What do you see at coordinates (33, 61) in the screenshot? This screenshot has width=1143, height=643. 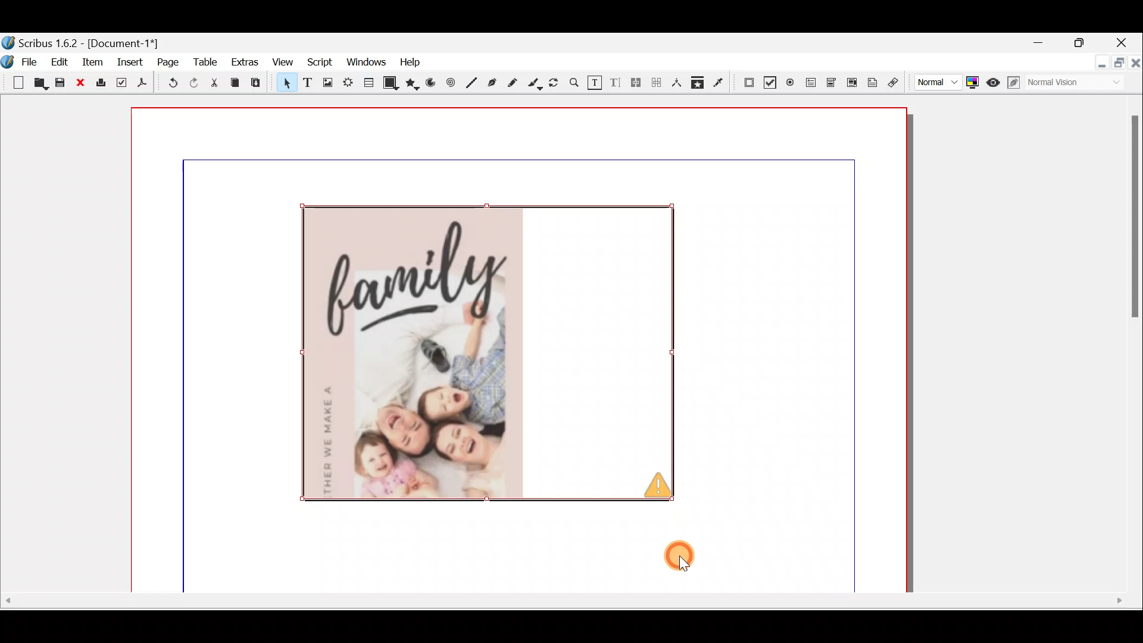 I see `File` at bounding box center [33, 61].